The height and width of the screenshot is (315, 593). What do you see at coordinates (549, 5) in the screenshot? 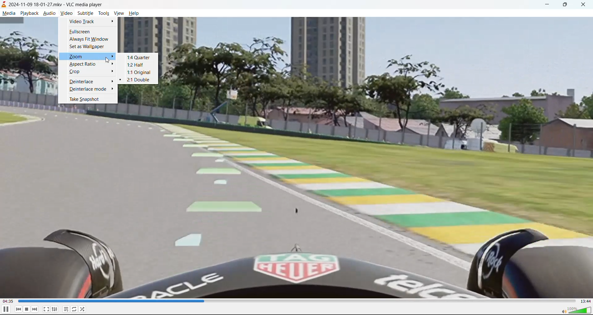
I see `minimize` at bounding box center [549, 5].